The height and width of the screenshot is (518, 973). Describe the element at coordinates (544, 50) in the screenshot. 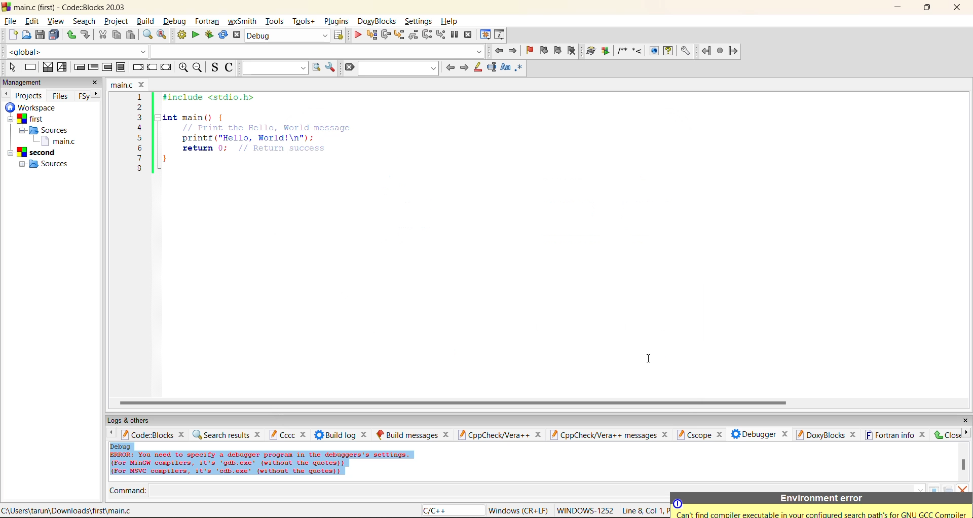

I see `previous bookmark` at that location.